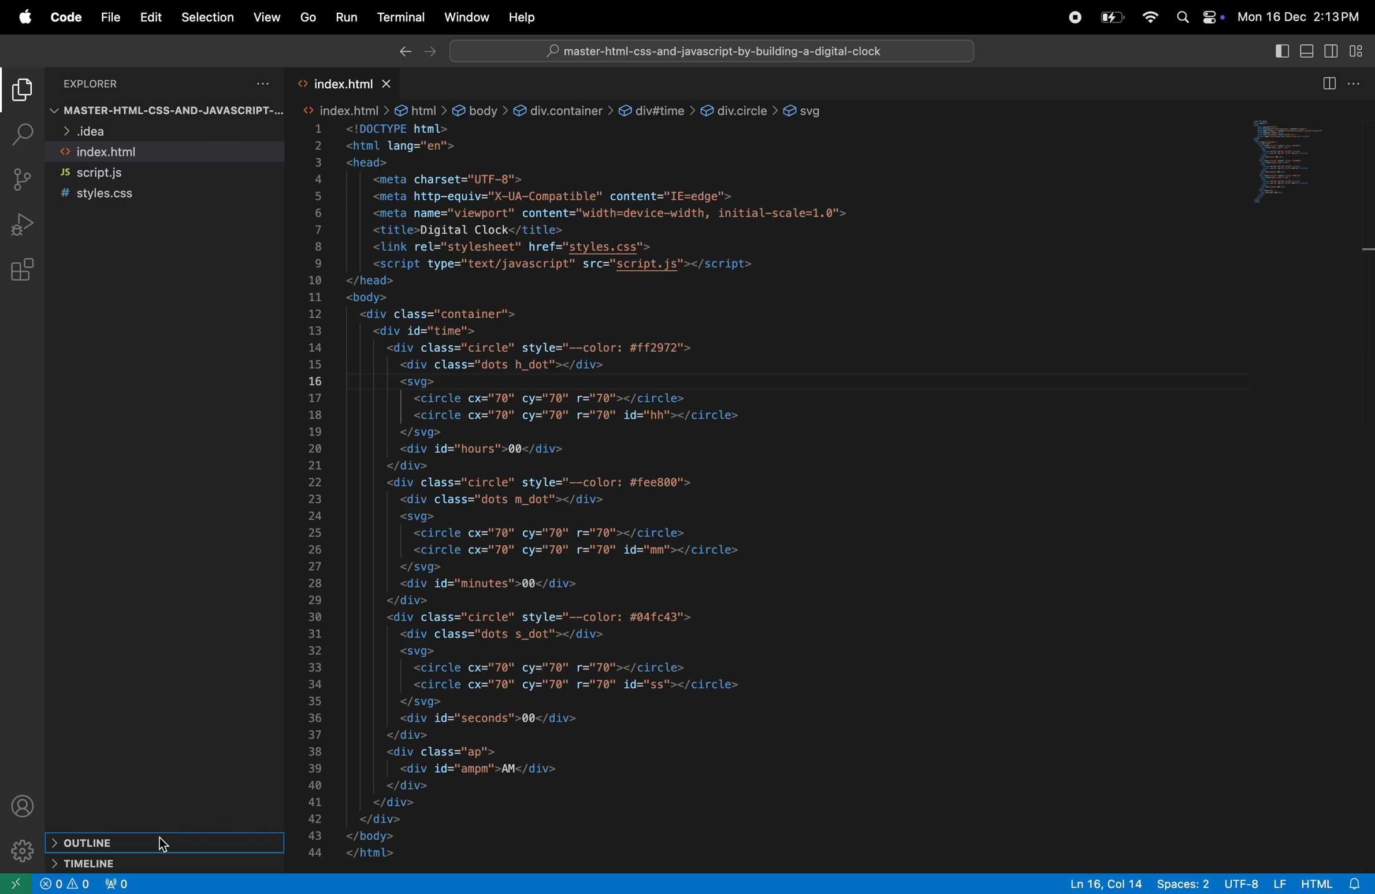  What do you see at coordinates (525, 17) in the screenshot?
I see `help` at bounding box center [525, 17].